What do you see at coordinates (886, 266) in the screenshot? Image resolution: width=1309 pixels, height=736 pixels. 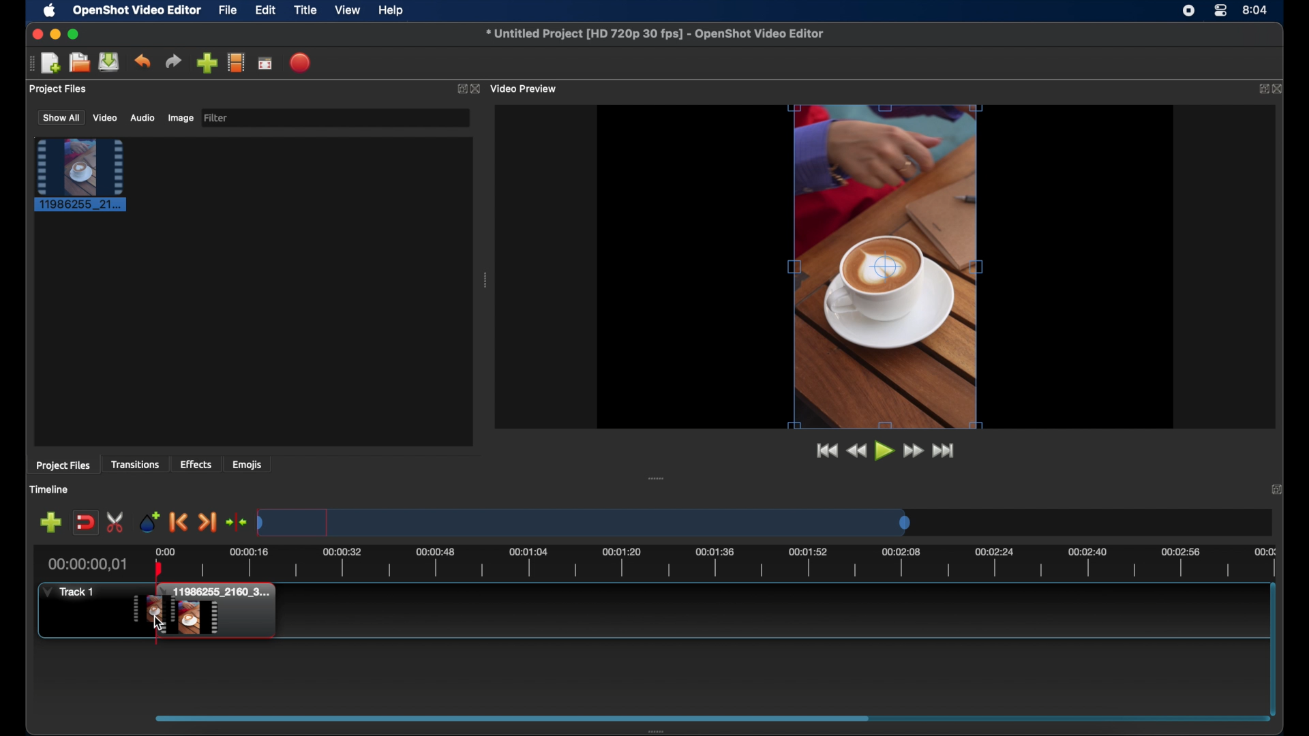 I see `video preview` at bounding box center [886, 266].